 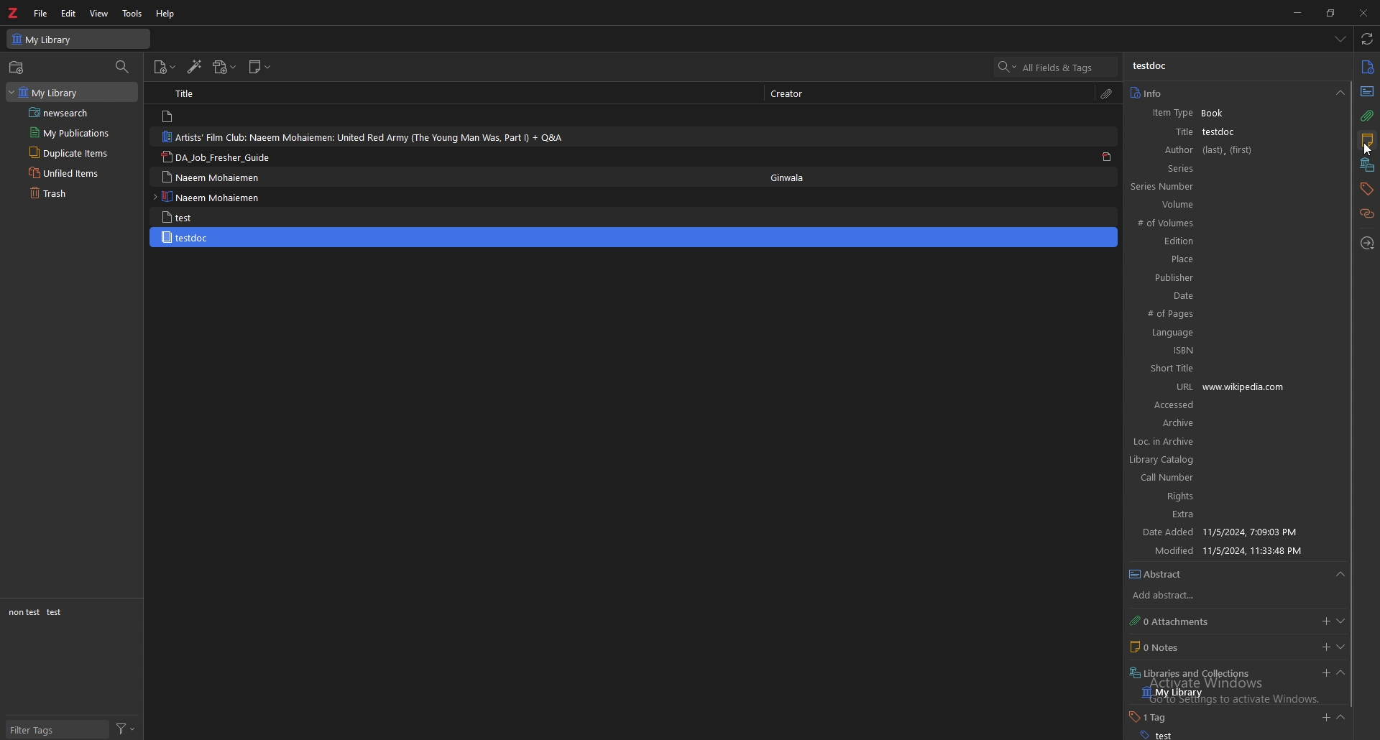 What do you see at coordinates (1367, 93) in the screenshot?
I see `abstract` at bounding box center [1367, 93].